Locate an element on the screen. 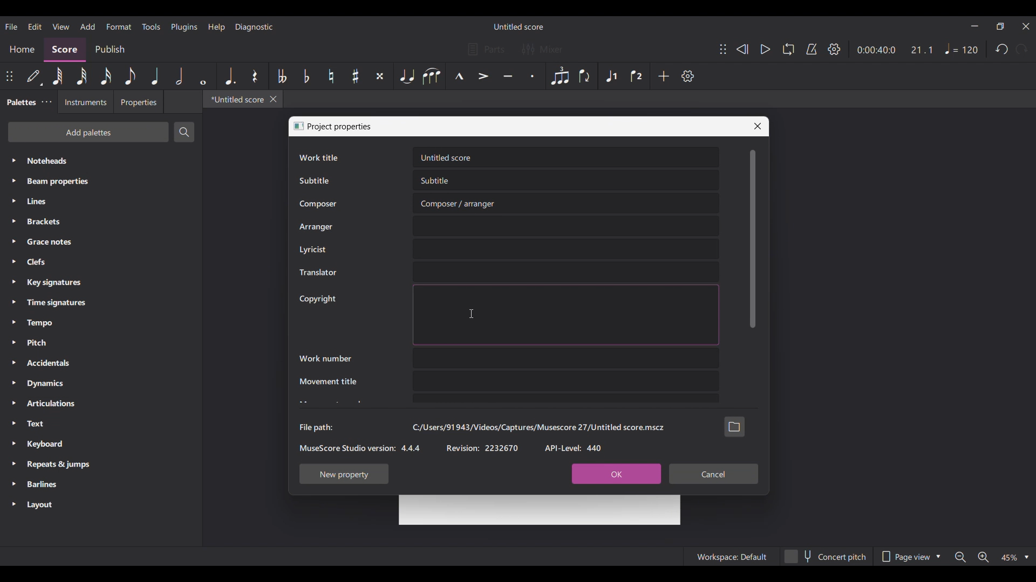  Text box for Subtitle is located at coordinates (567, 181).